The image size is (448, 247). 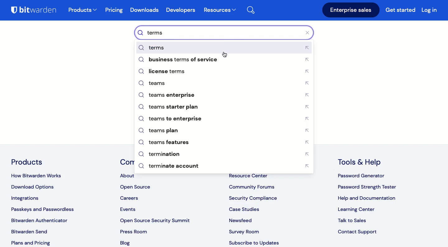 I want to click on talk to sales, so click(x=355, y=221).